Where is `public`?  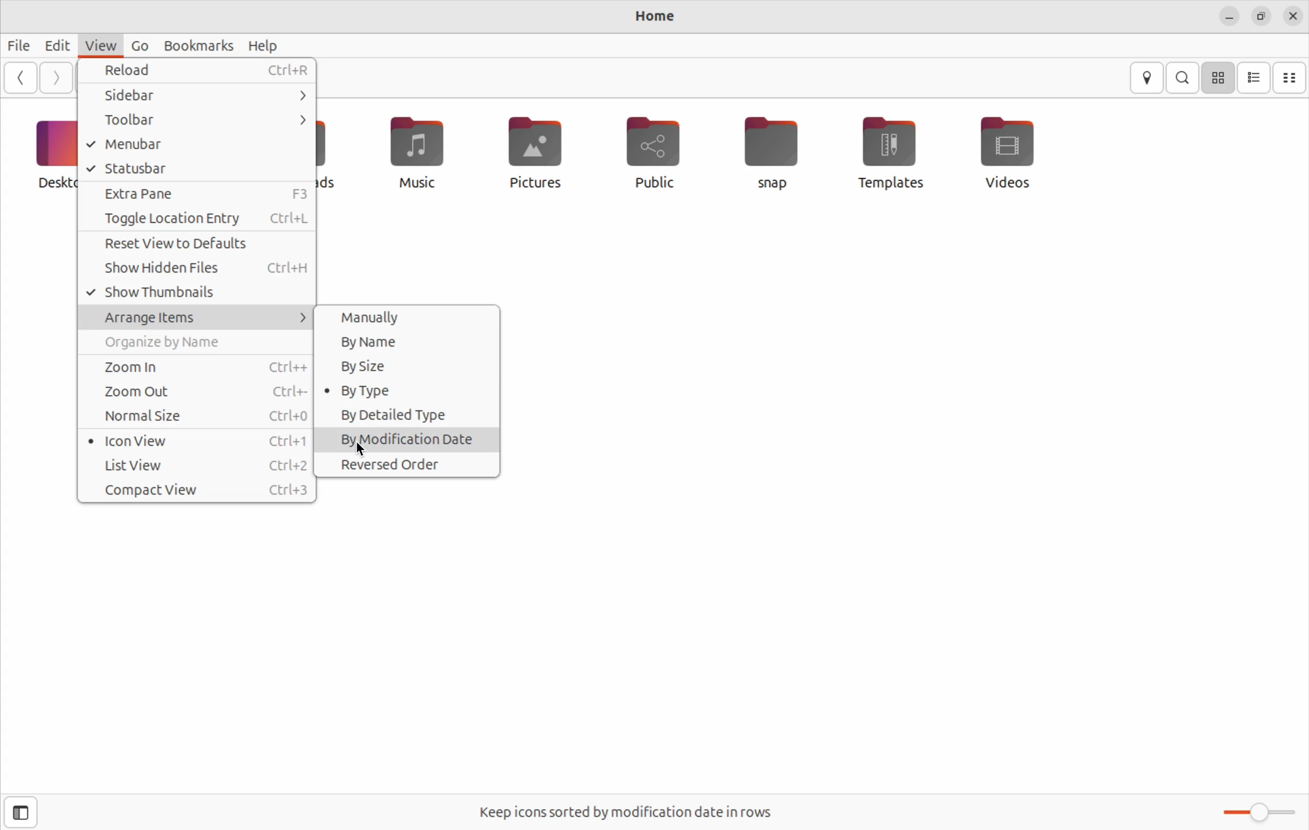 public is located at coordinates (653, 152).